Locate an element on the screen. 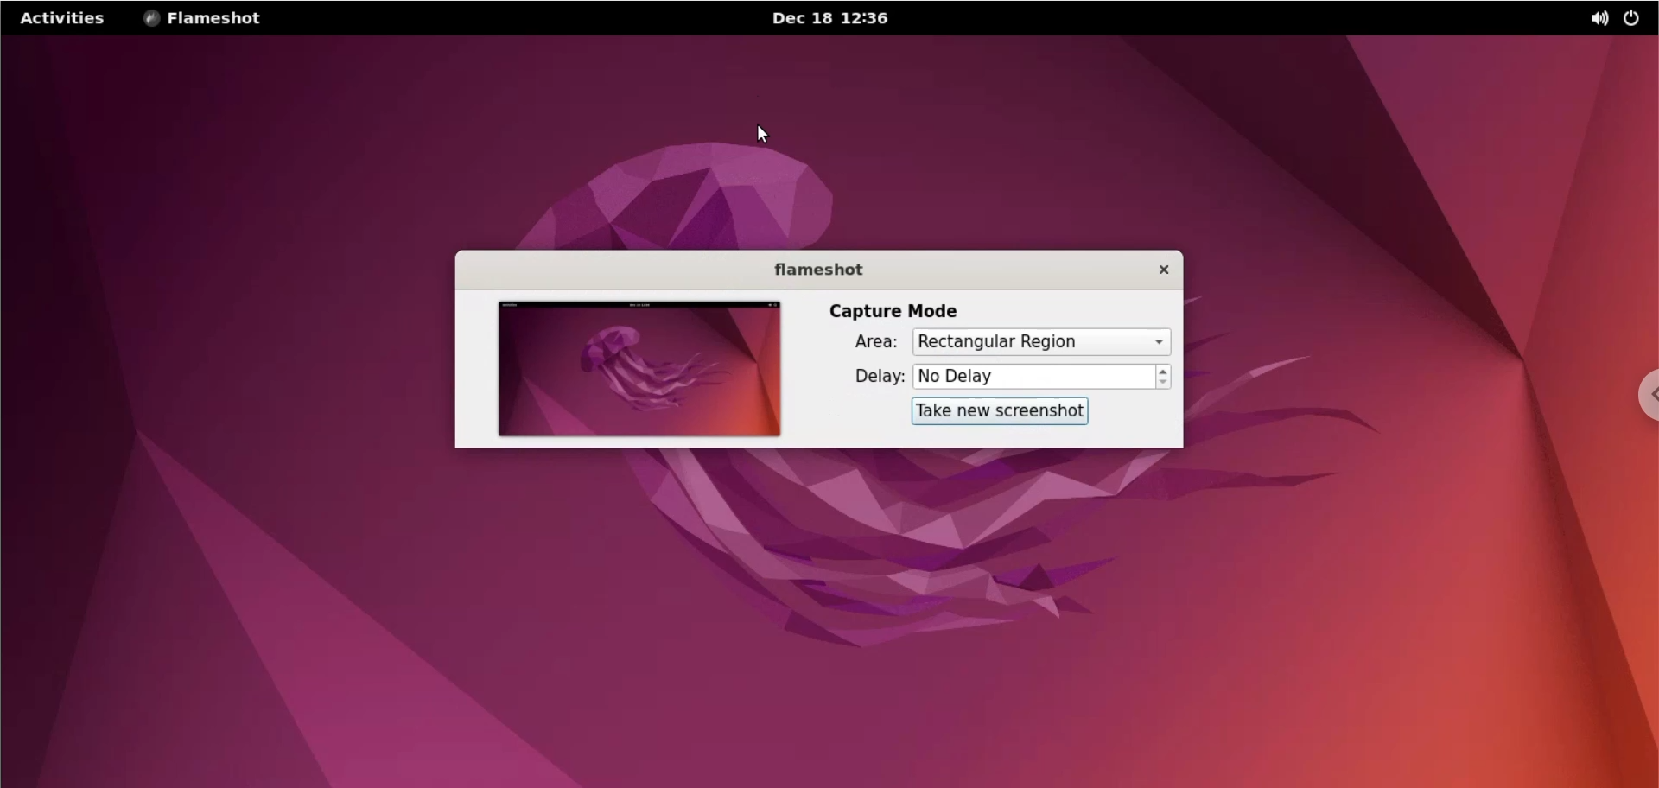 Image resolution: width=1659 pixels, height=788 pixels. increment or decrement delay is located at coordinates (1163, 378).